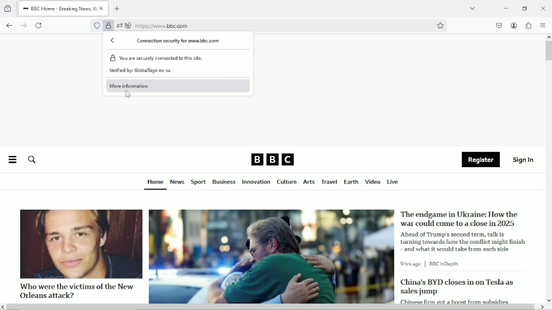 The width and height of the screenshot is (552, 310). Describe the element at coordinates (113, 40) in the screenshot. I see `back` at that location.